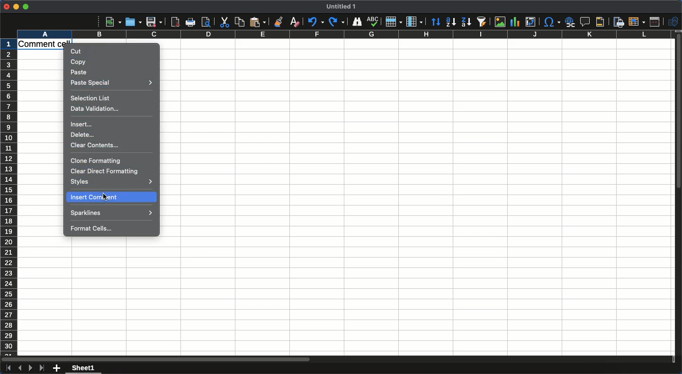 The width and height of the screenshot is (682, 374). What do you see at coordinates (174, 22) in the screenshot?
I see `Export as PDF` at bounding box center [174, 22].